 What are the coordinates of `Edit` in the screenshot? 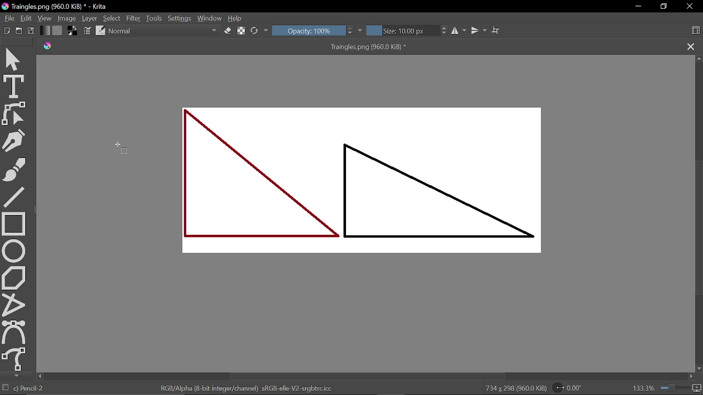 It's located at (27, 18).